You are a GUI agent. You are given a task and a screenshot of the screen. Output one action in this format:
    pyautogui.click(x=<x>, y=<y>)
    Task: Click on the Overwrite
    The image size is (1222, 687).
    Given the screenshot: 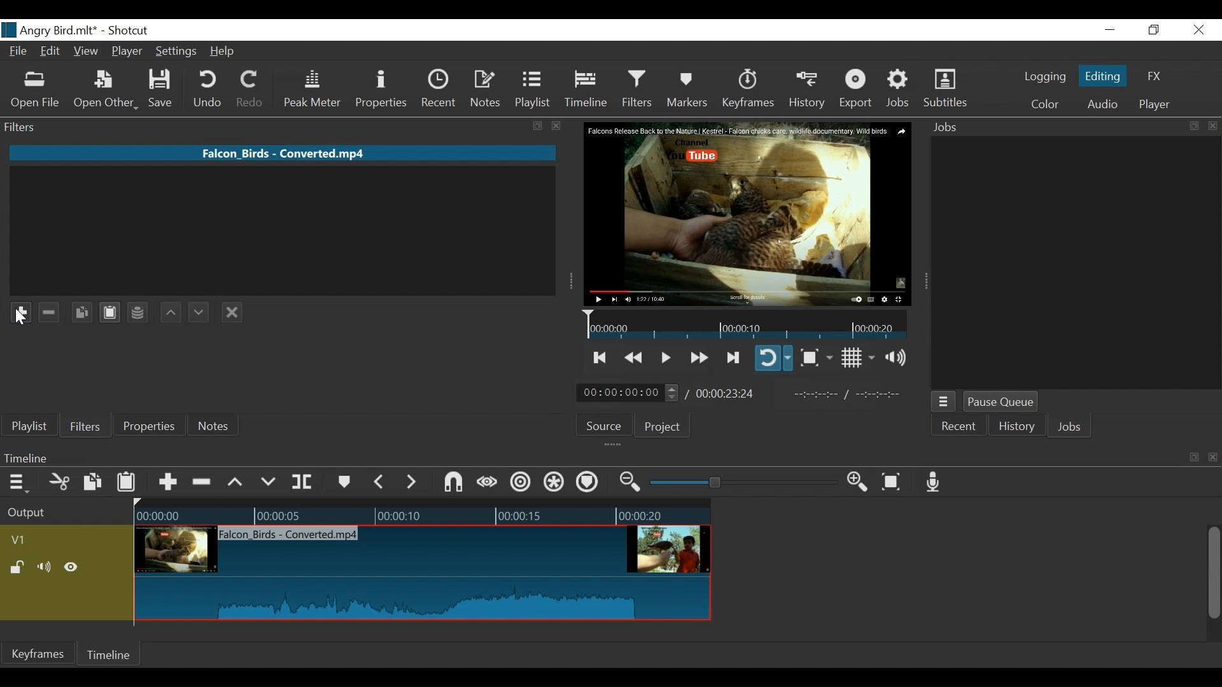 What is the action you would take?
    pyautogui.click(x=269, y=482)
    